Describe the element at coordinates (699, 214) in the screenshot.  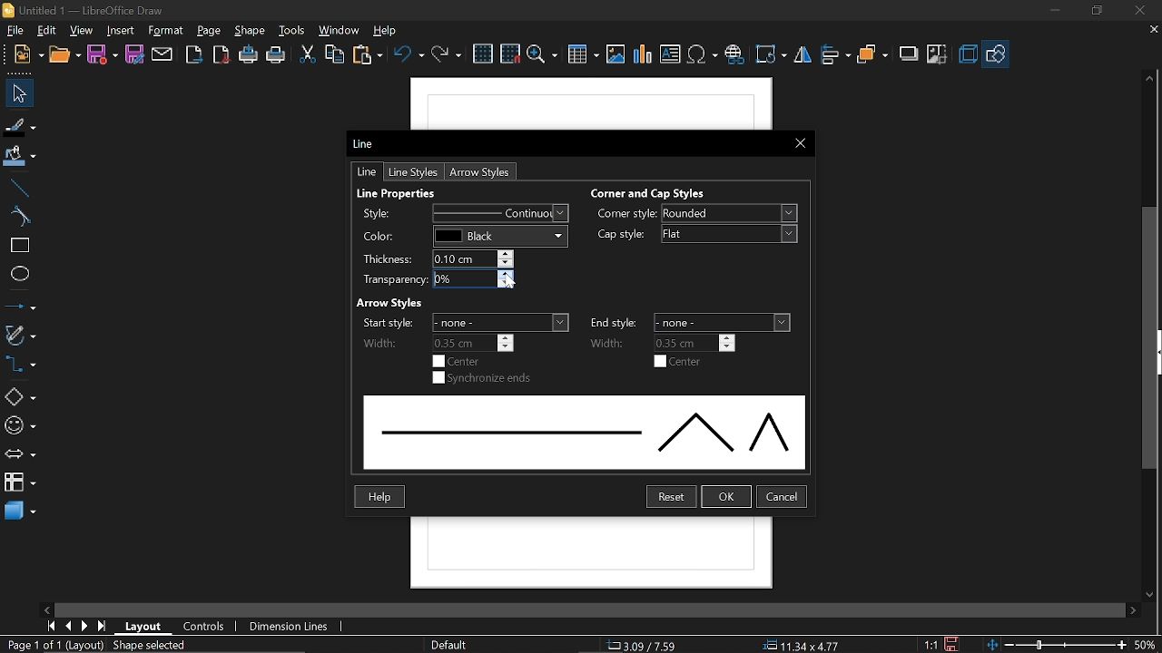
I see `Corner style` at that location.